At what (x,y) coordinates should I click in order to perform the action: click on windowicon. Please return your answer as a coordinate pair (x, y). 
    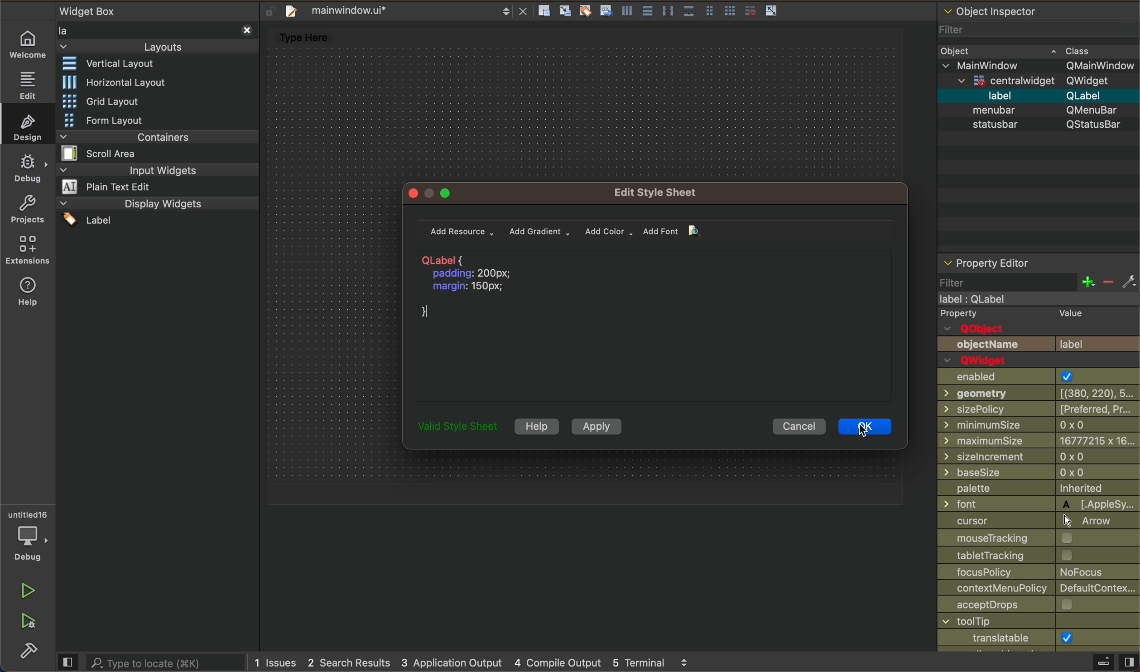
    Looking at the image, I should click on (987, 638).